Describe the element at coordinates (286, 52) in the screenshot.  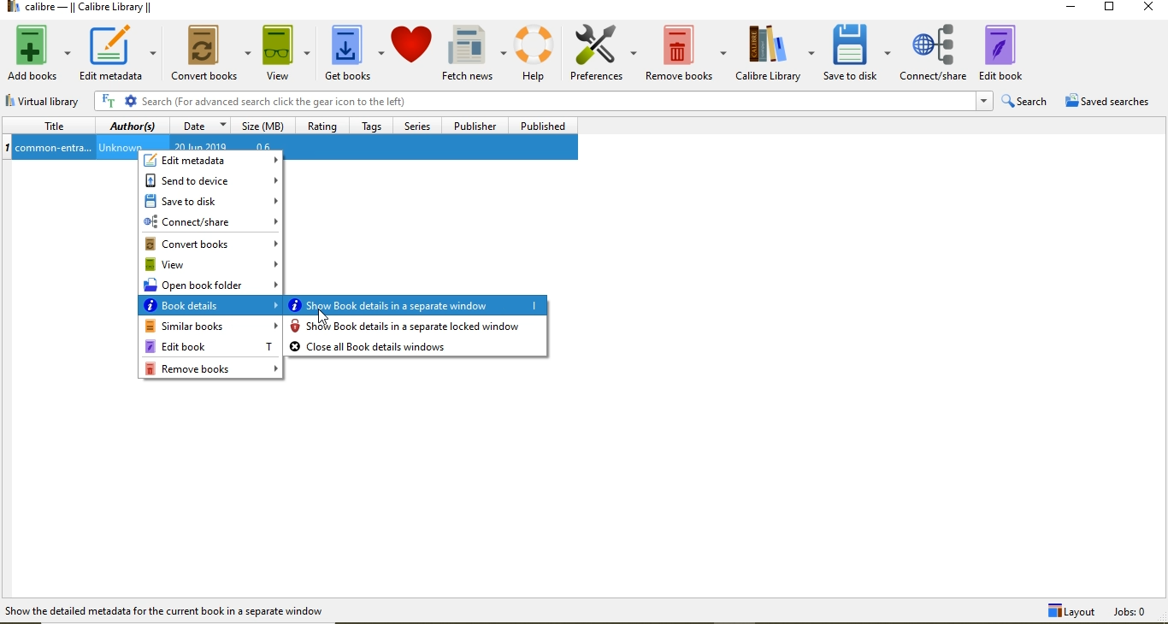
I see `view` at that location.